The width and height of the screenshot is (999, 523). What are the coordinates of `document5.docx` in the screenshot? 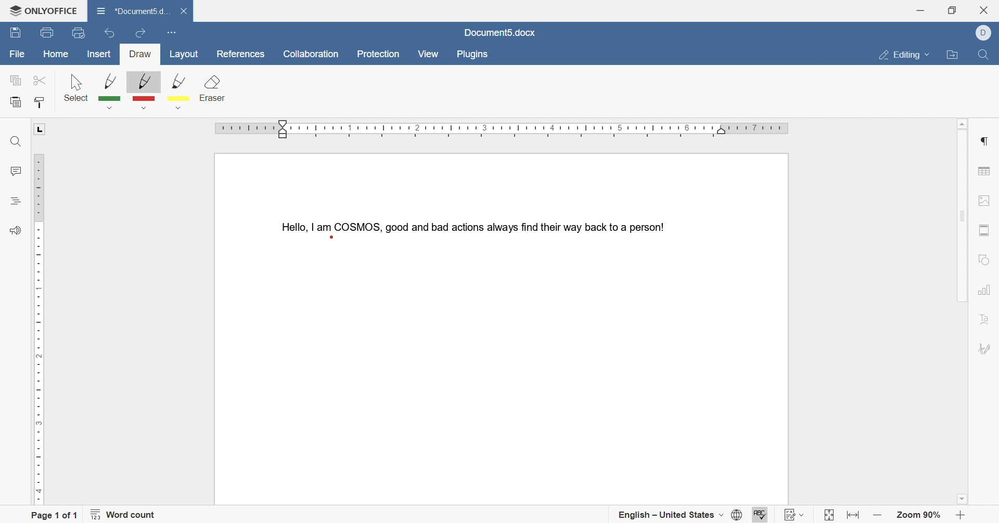 It's located at (500, 32).